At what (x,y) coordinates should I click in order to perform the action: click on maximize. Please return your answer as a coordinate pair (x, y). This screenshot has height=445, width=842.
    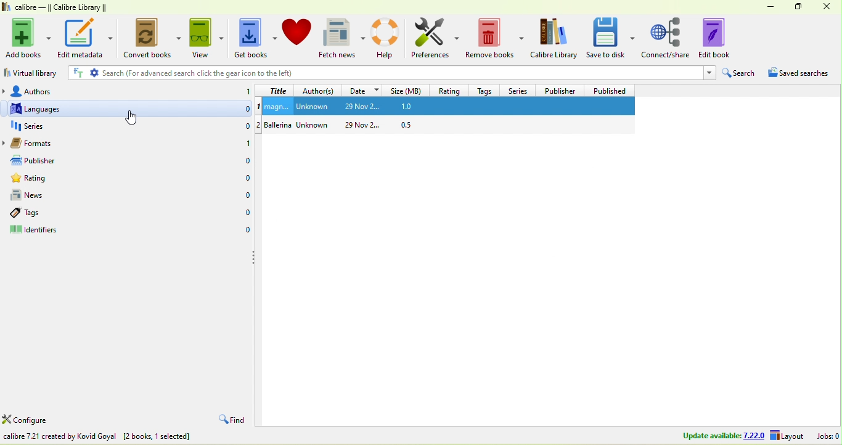
    Looking at the image, I should click on (799, 7).